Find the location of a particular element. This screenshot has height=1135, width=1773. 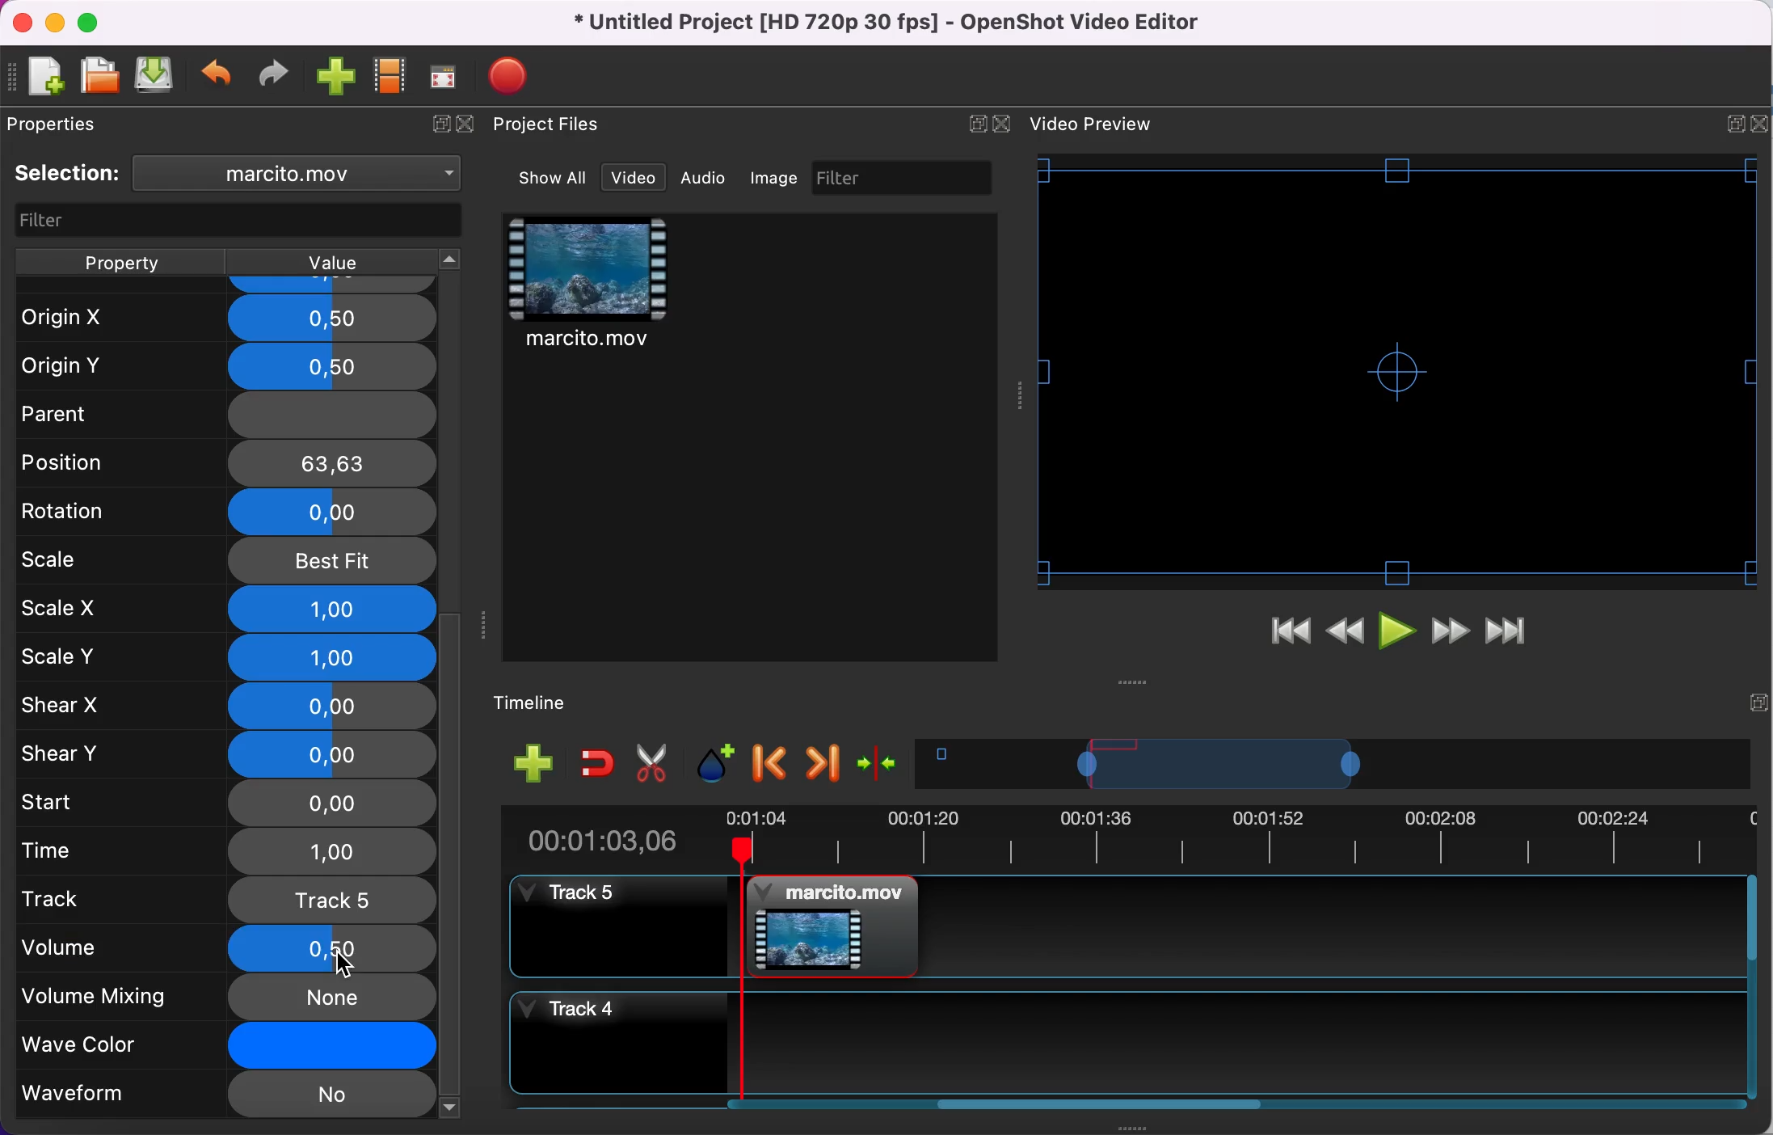

close is located at coordinates (22, 23).